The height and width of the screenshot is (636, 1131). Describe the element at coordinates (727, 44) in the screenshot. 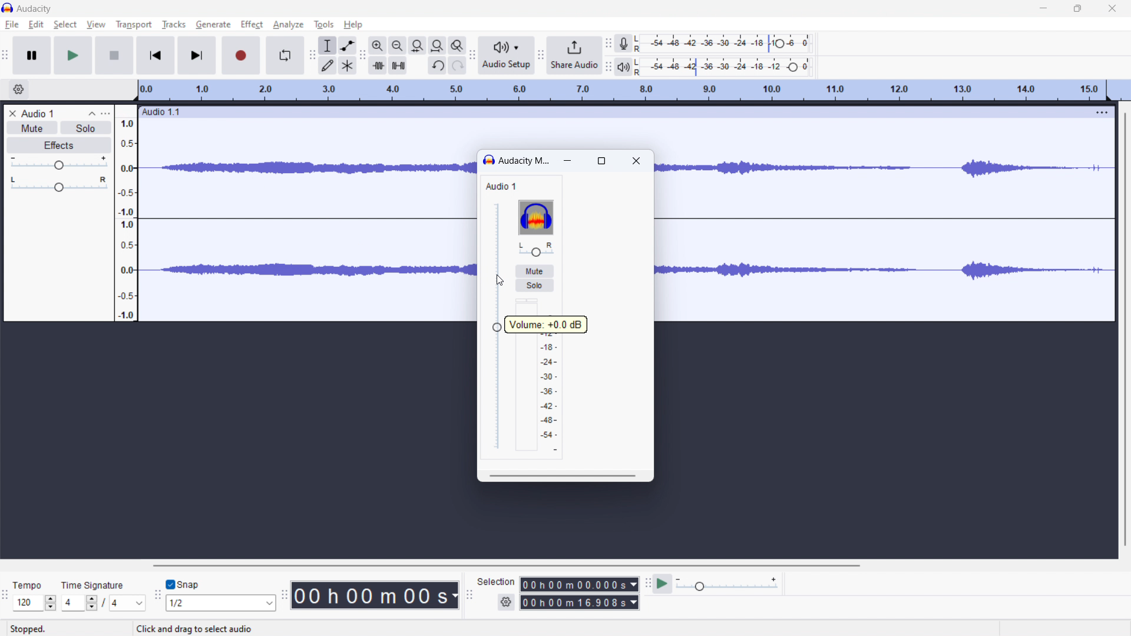

I see `record level` at that location.